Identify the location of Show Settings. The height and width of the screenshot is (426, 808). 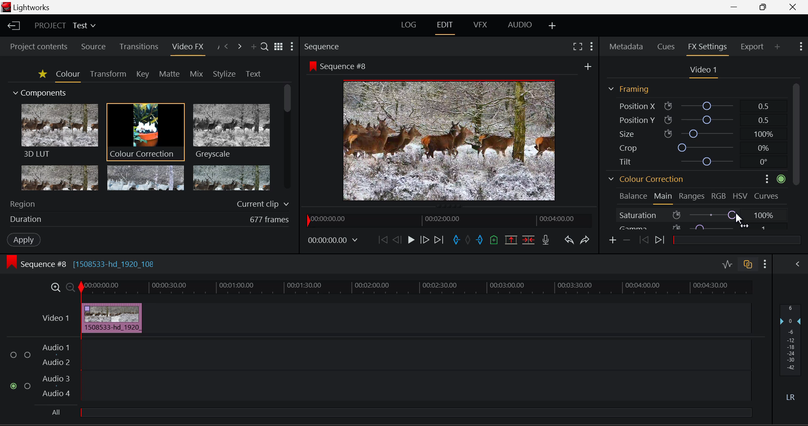
(765, 264).